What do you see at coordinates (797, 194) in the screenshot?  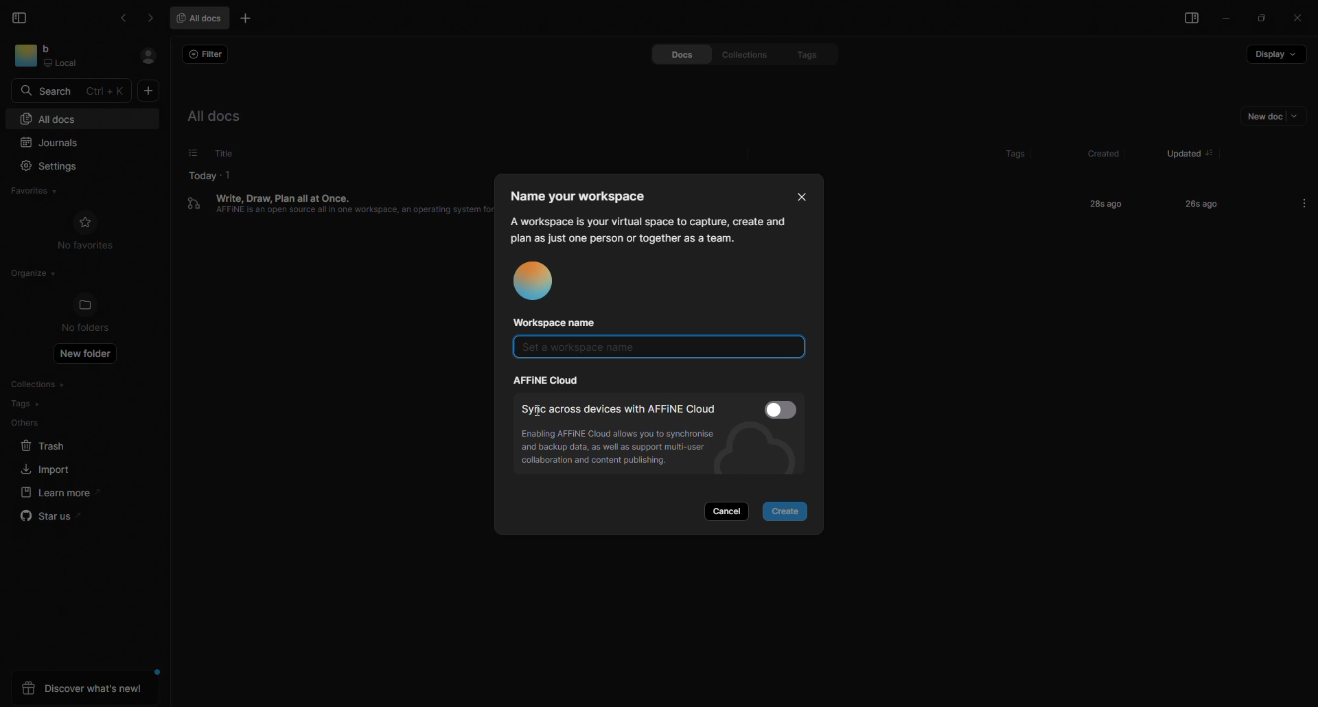 I see `close` at bounding box center [797, 194].